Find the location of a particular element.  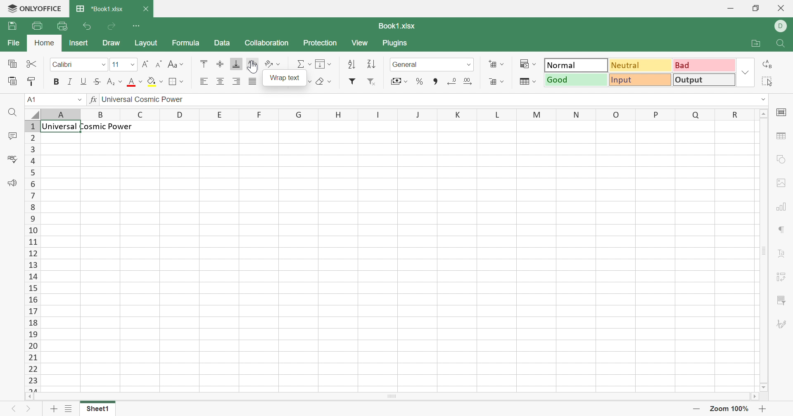

ONLYOFFICE is located at coordinates (34, 9).